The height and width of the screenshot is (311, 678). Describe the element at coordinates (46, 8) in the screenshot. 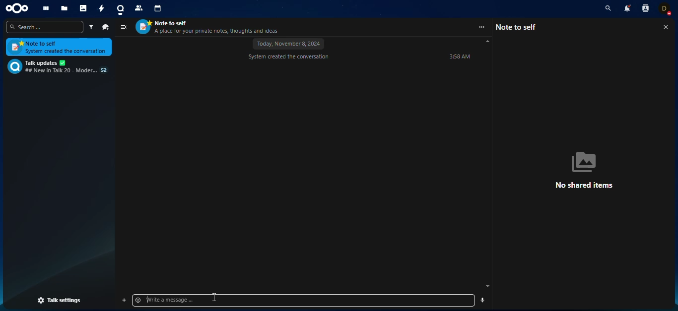

I see `dashboard` at that location.